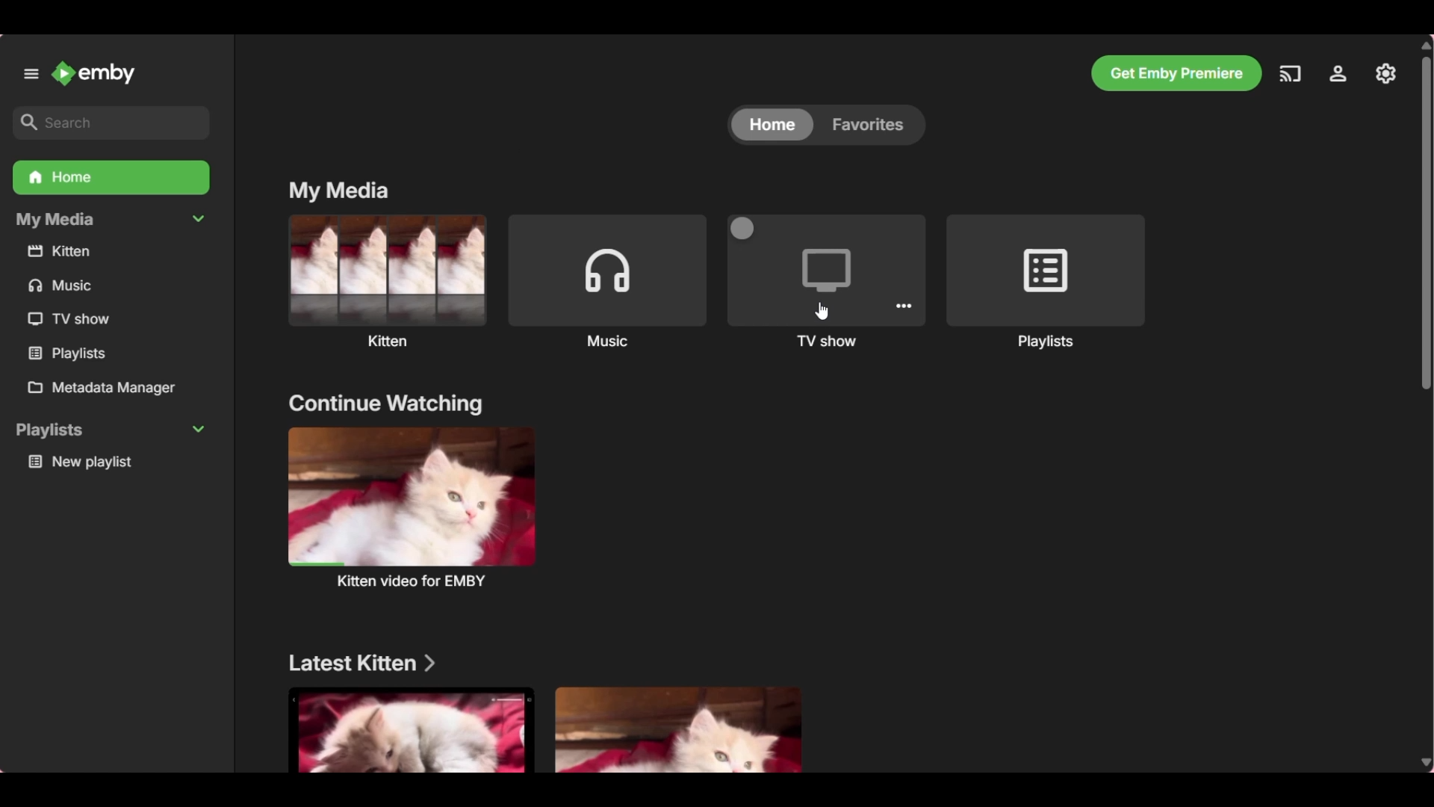 The image size is (1434, 807). Describe the element at coordinates (1424, 764) in the screenshot. I see `Quick slide to bottom` at that location.